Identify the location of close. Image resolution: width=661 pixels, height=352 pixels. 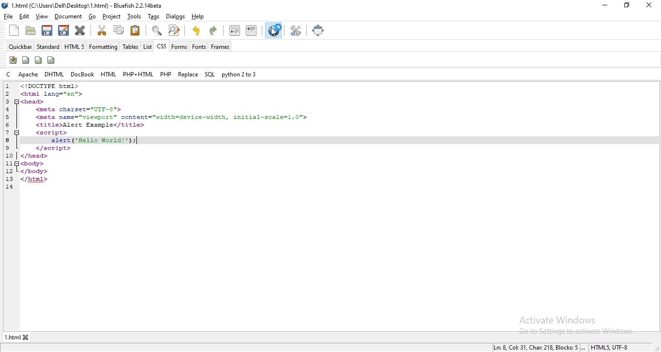
(79, 30).